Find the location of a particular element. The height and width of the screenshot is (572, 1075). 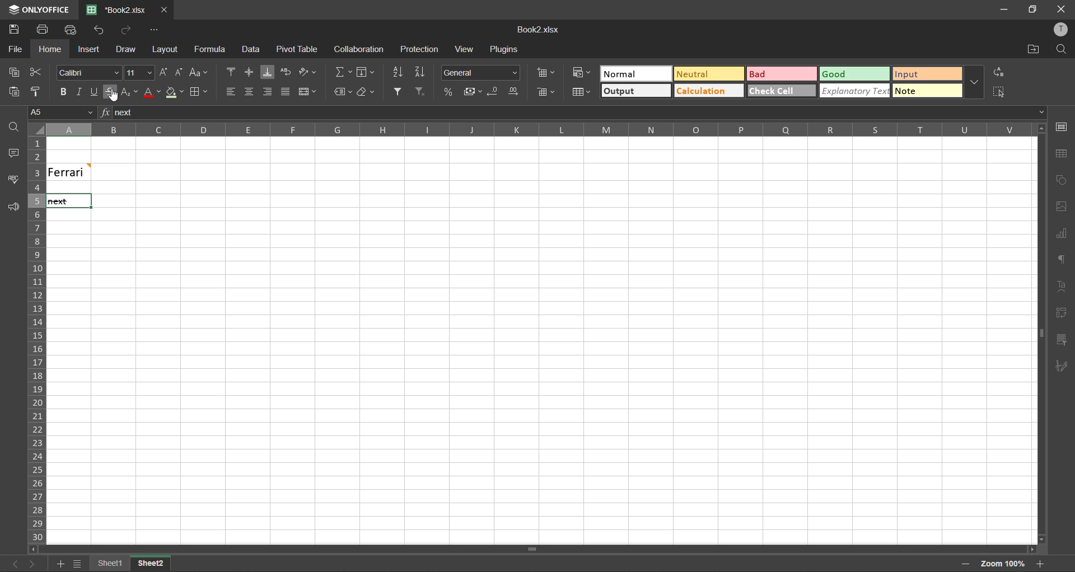

cut is located at coordinates (38, 72).